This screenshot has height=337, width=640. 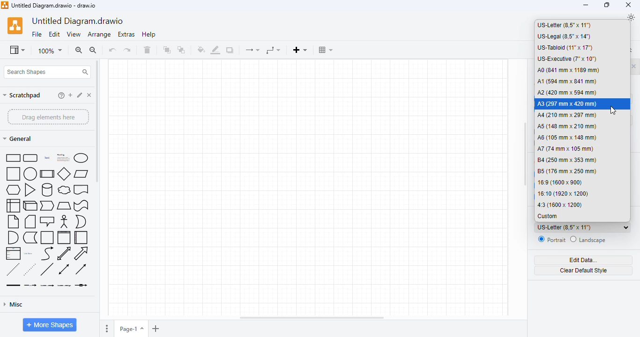 I want to click on Cursor, so click(x=614, y=110).